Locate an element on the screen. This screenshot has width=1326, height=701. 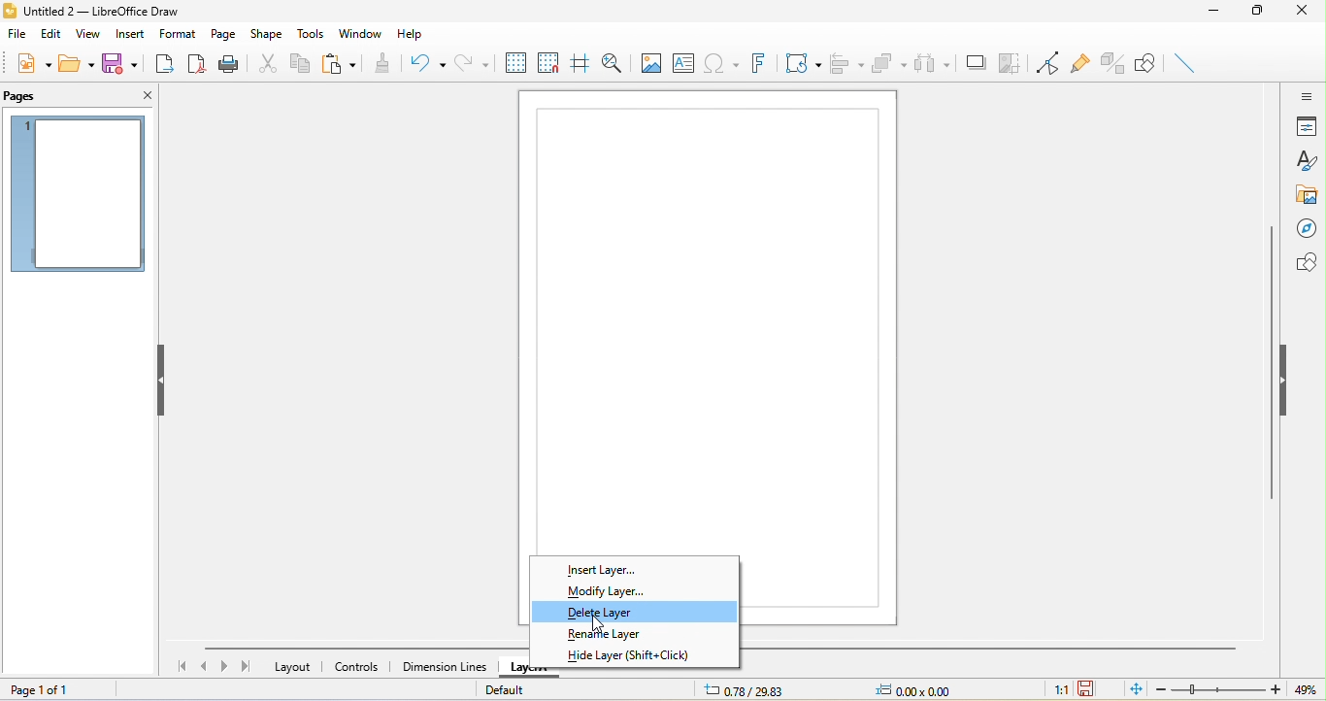
export directly as pdf is located at coordinates (196, 60).